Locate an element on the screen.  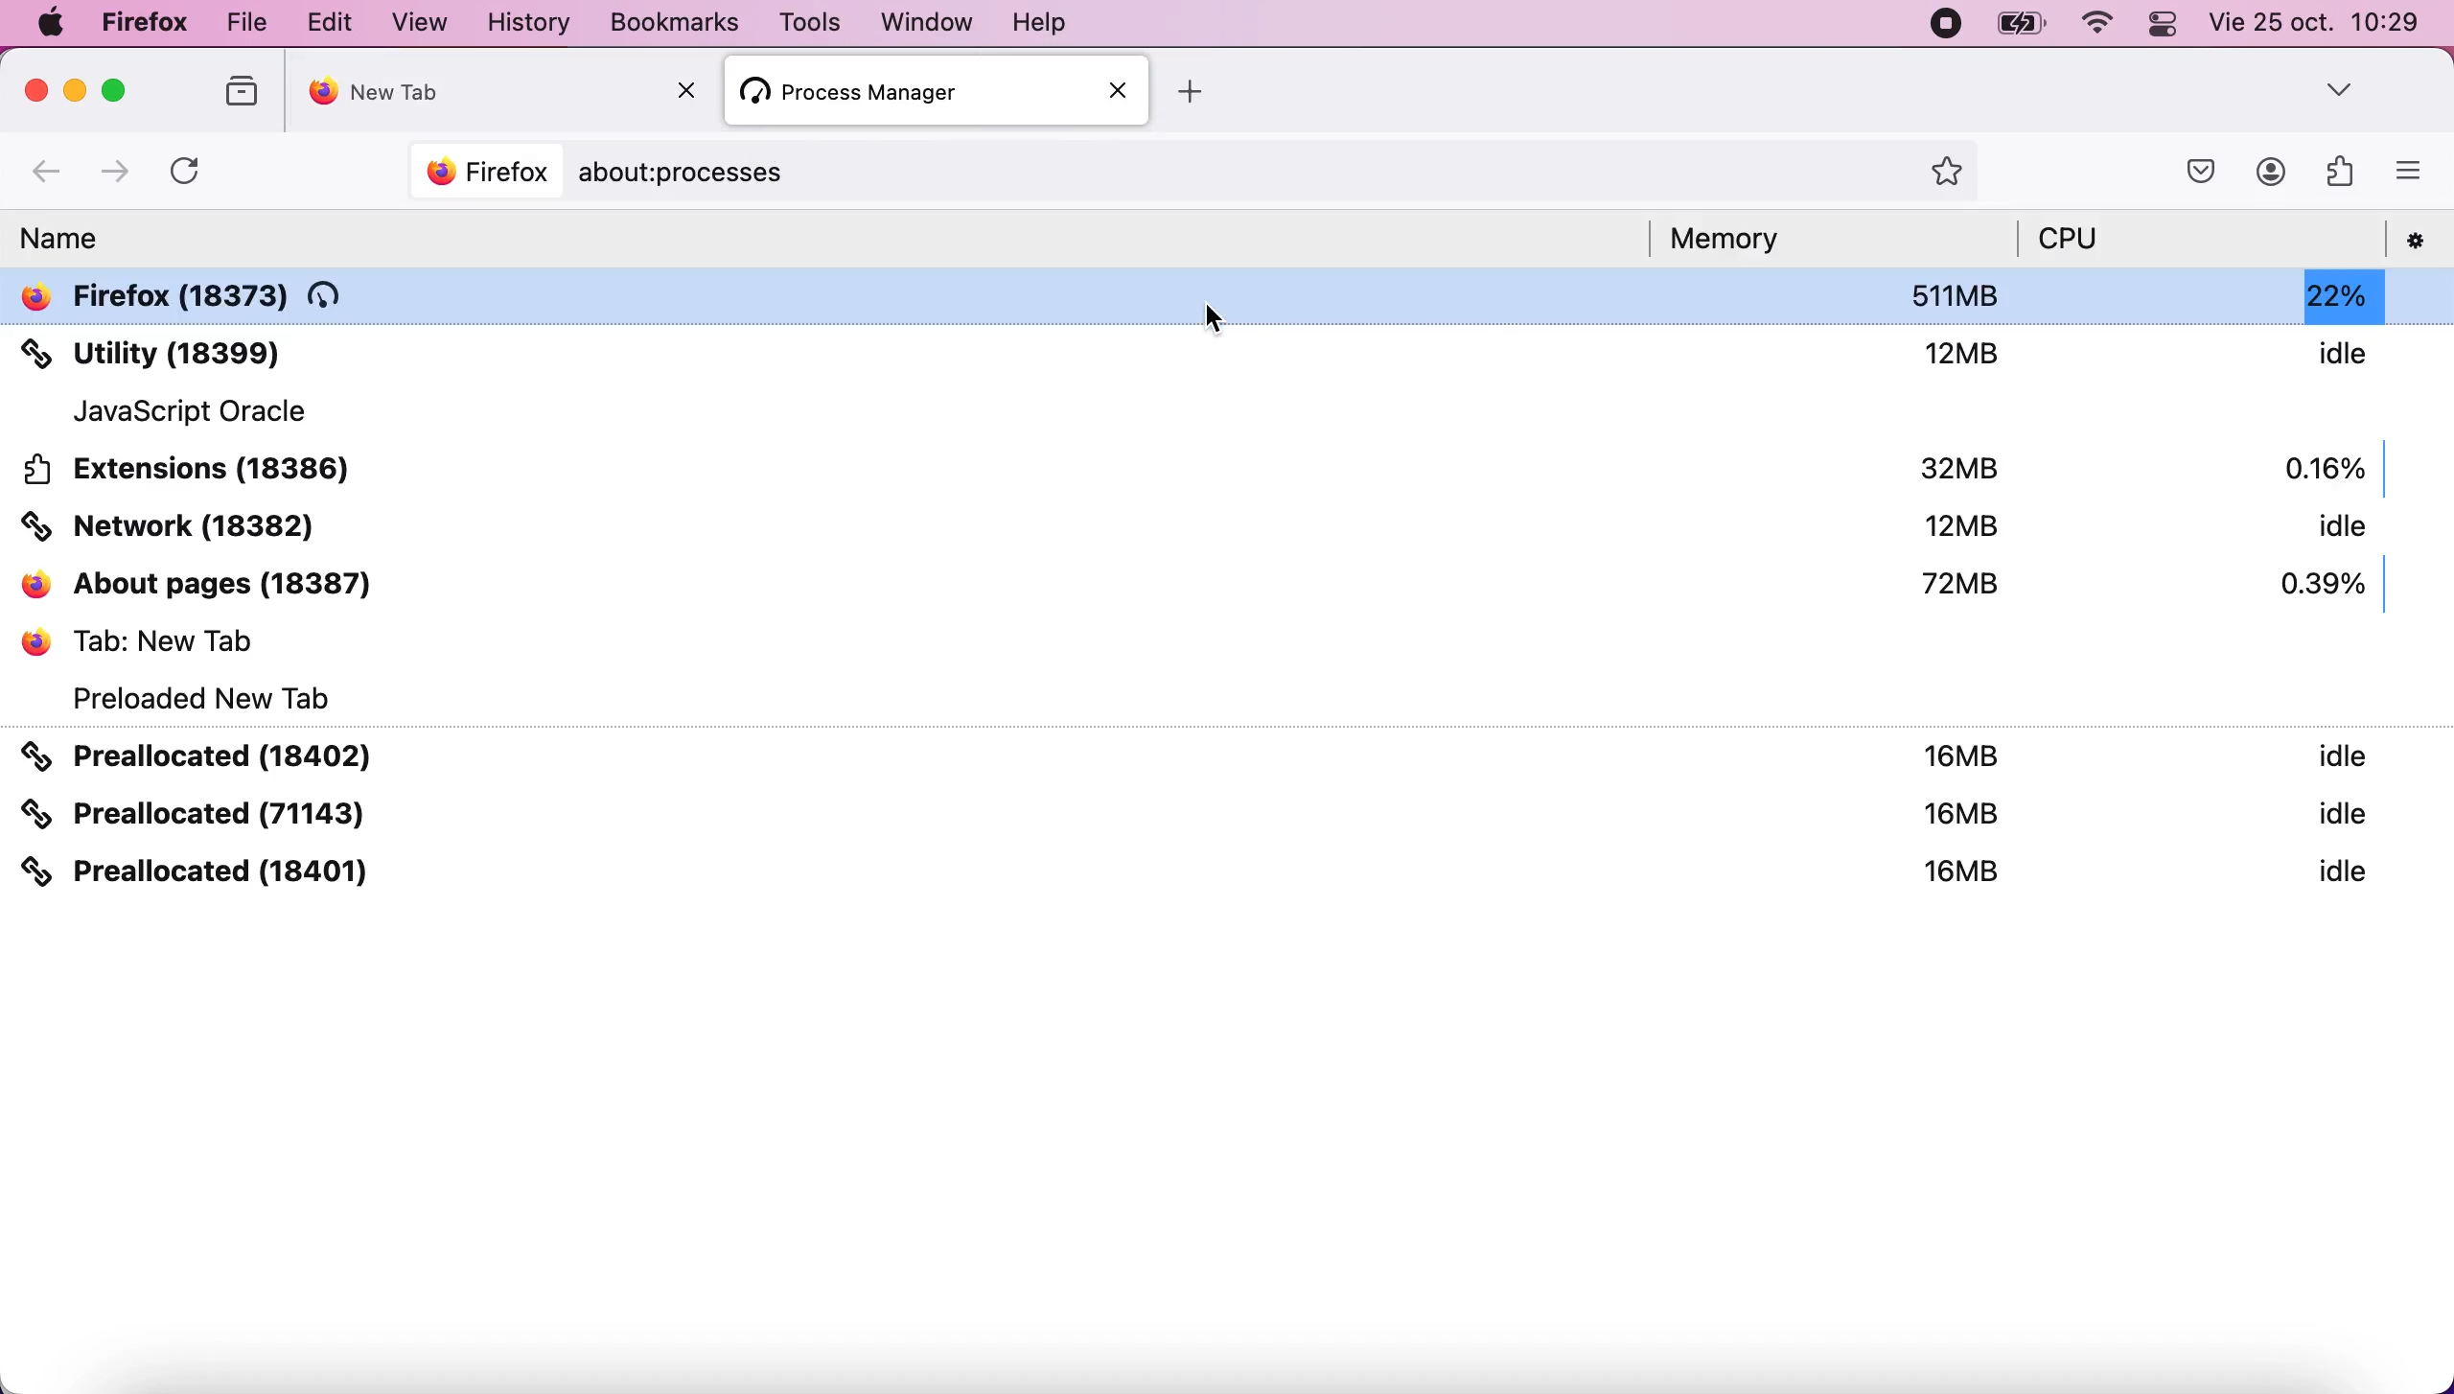
Apple menu is located at coordinates (51, 22).